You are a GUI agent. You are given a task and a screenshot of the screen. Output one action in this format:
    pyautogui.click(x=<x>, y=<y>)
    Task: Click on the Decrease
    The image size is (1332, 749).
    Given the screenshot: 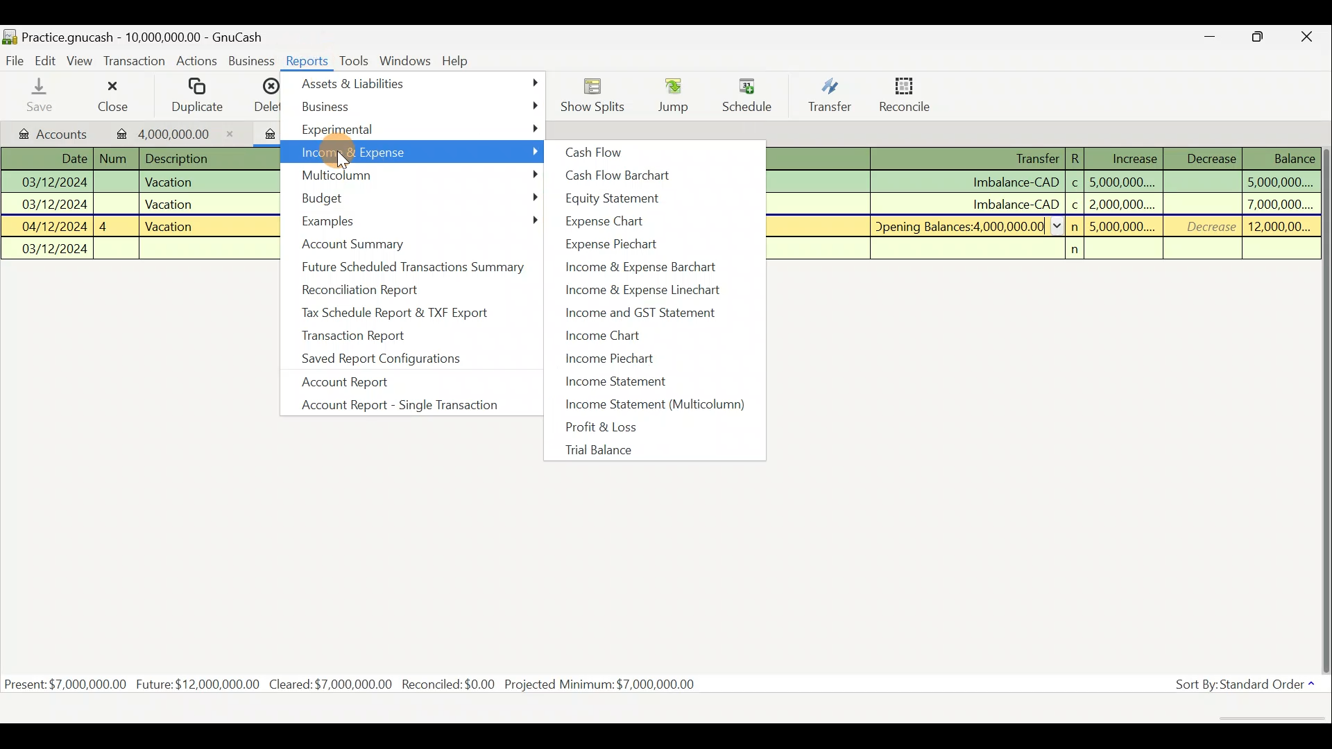 What is the action you would take?
    pyautogui.click(x=1213, y=226)
    